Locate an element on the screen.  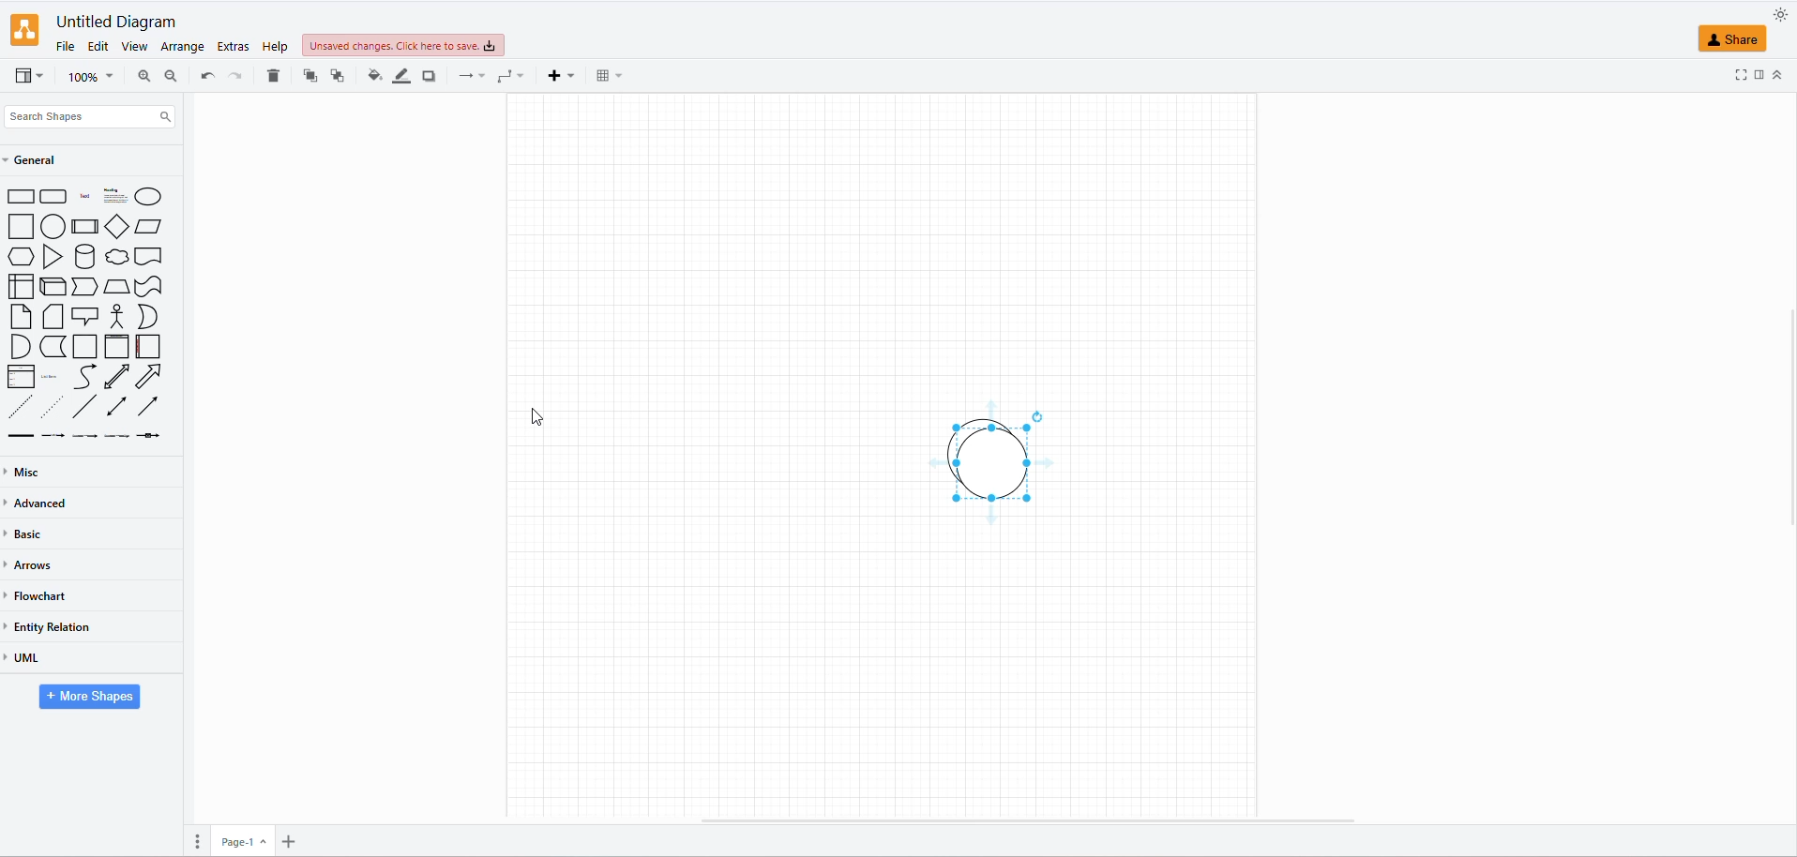
TO BACK is located at coordinates (335, 76).